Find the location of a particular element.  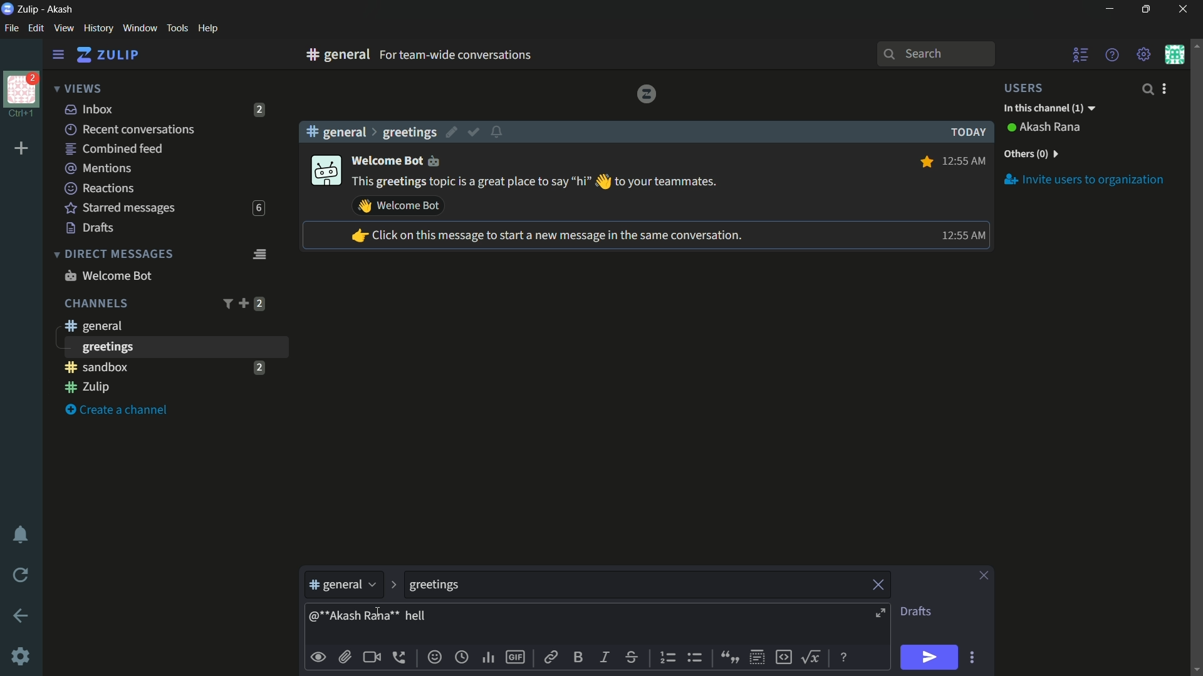

in this channel is located at coordinates (1049, 109).